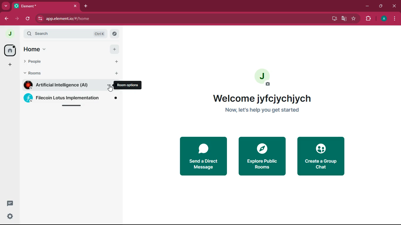 This screenshot has width=401, height=225. What do you see at coordinates (17, 19) in the screenshot?
I see `forward` at bounding box center [17, 19].